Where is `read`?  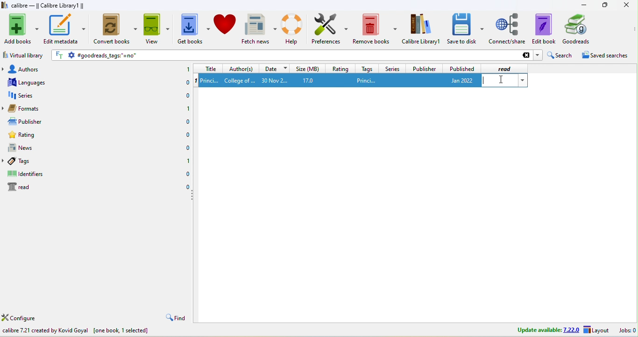 read is located at coordinates (21, 187).